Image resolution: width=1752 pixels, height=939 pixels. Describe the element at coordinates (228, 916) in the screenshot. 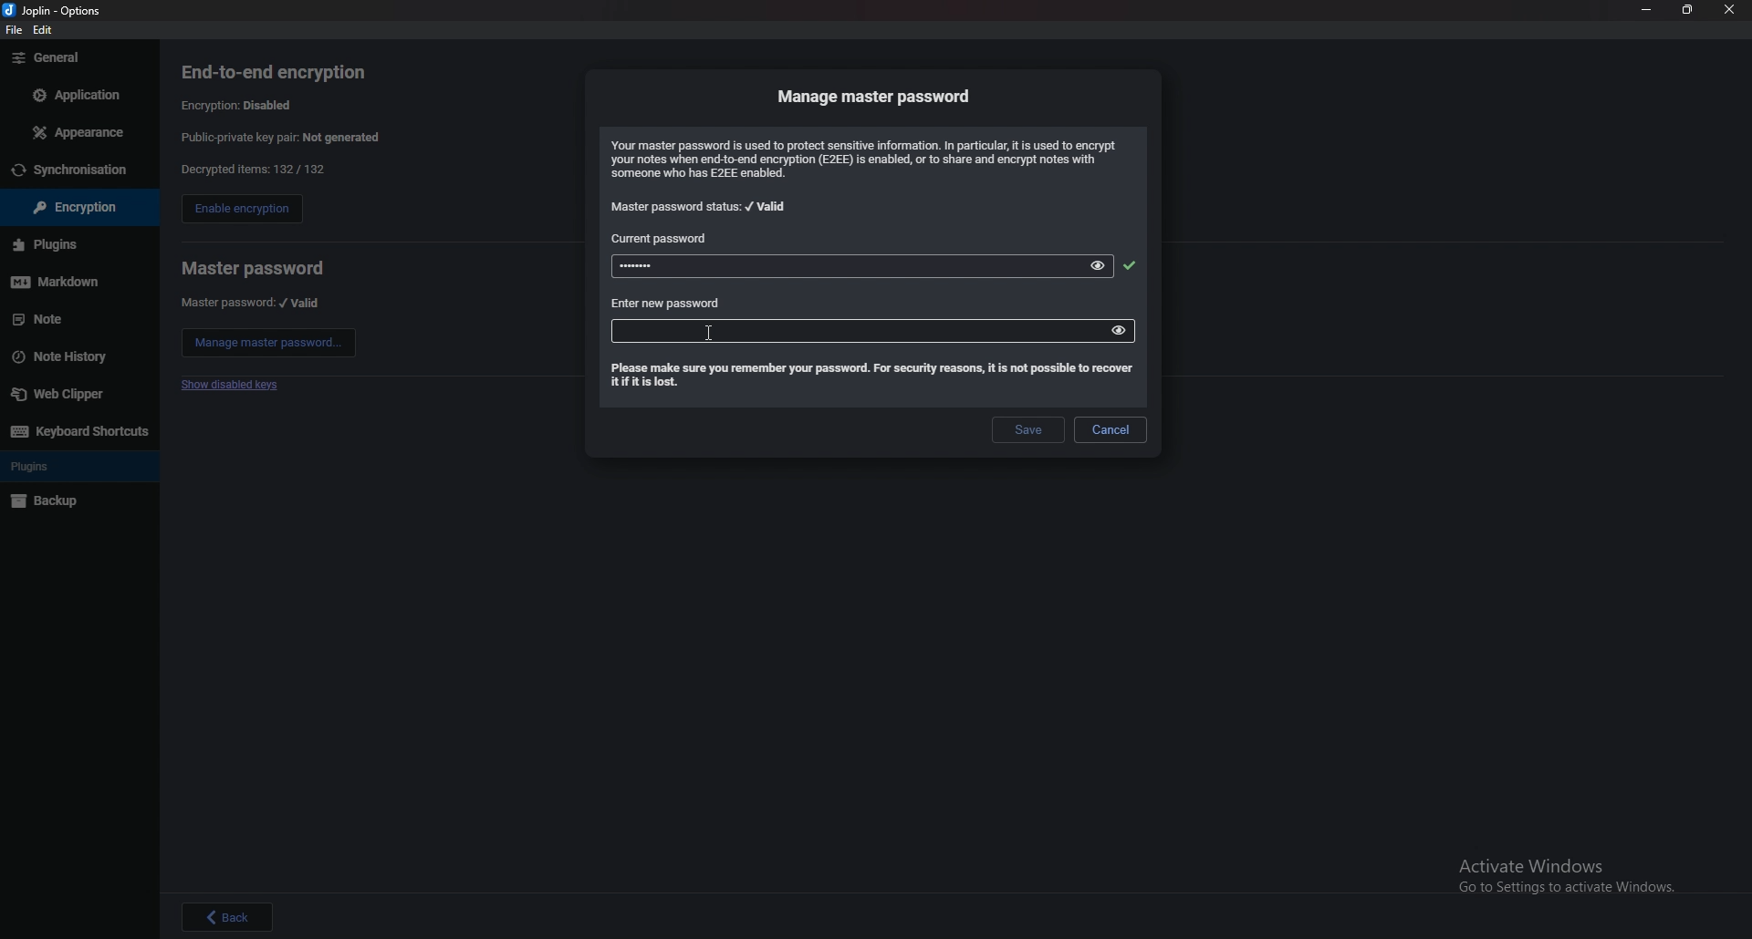

I see `back` at that location.